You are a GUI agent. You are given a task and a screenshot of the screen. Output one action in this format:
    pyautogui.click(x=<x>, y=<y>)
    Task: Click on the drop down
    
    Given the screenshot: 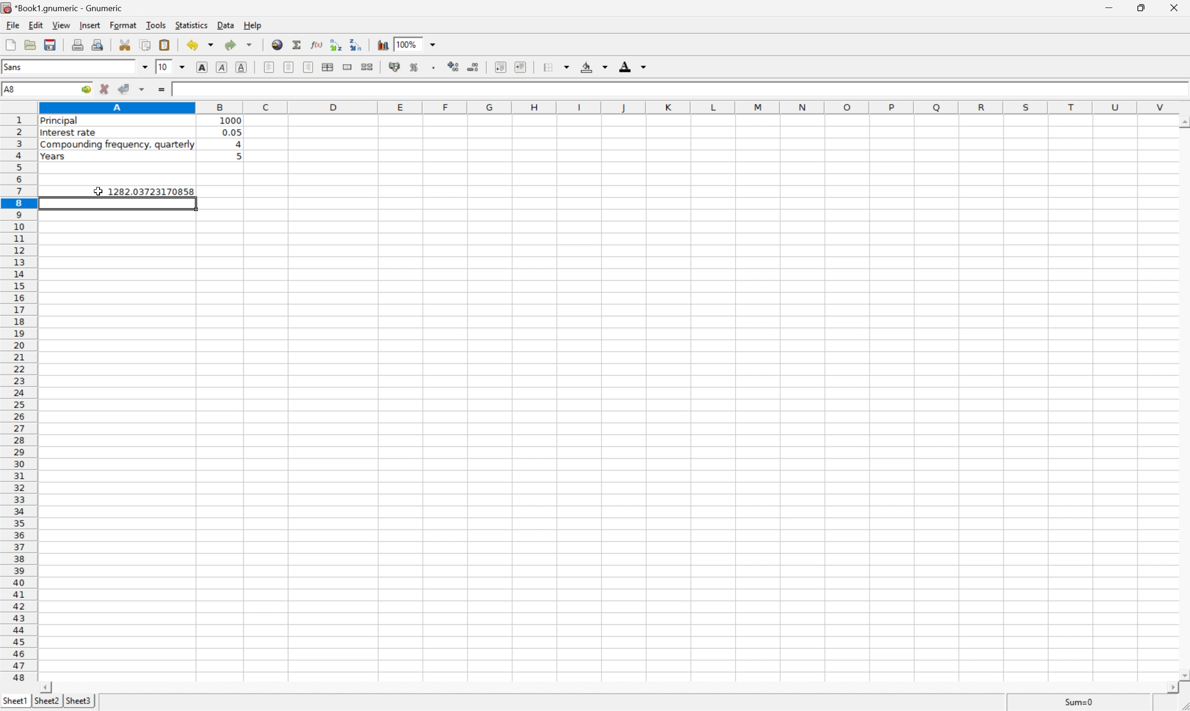 What is the action you would take?
    pyautogui.click(x=143, y=67)
    